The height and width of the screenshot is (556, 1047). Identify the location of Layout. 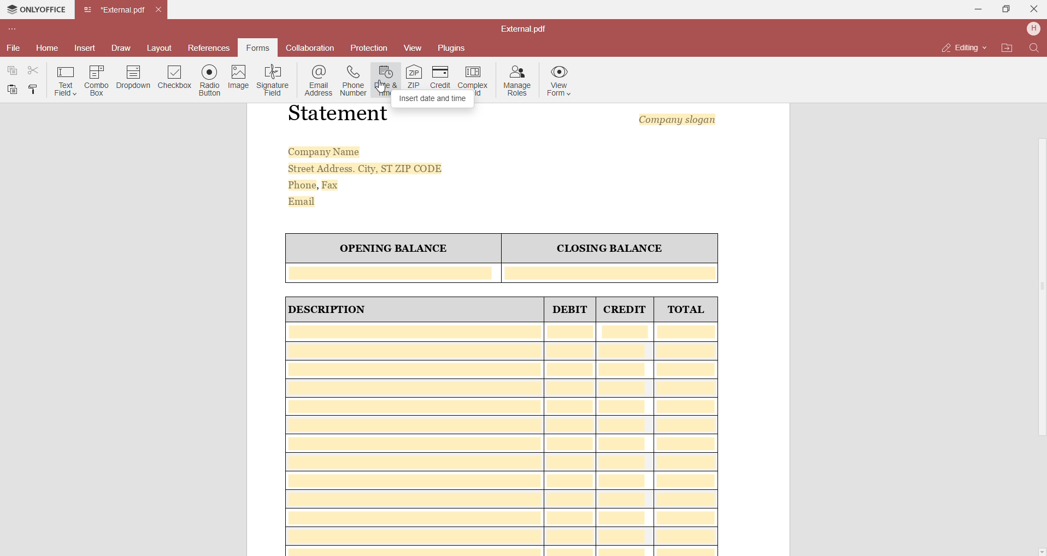
(160, 48).